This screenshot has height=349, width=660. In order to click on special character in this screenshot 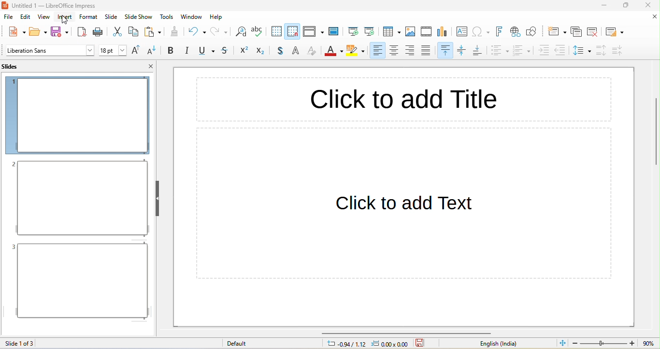, I will do `click(483, 31)`.